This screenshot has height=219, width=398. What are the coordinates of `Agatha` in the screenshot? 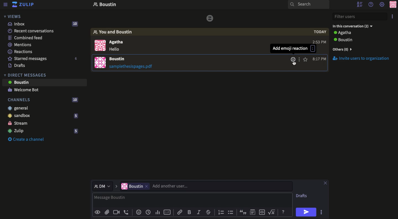 It's located at (116, 41).